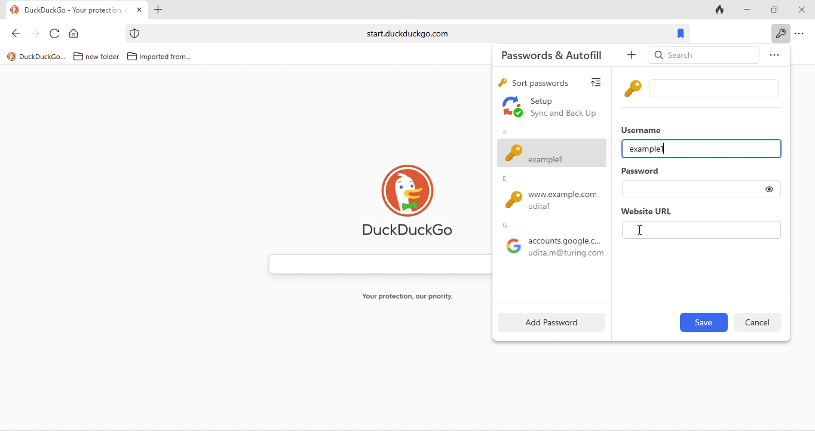  Describe the element at coordinates (704, 56) in the screenshot. I see `search` at that location.